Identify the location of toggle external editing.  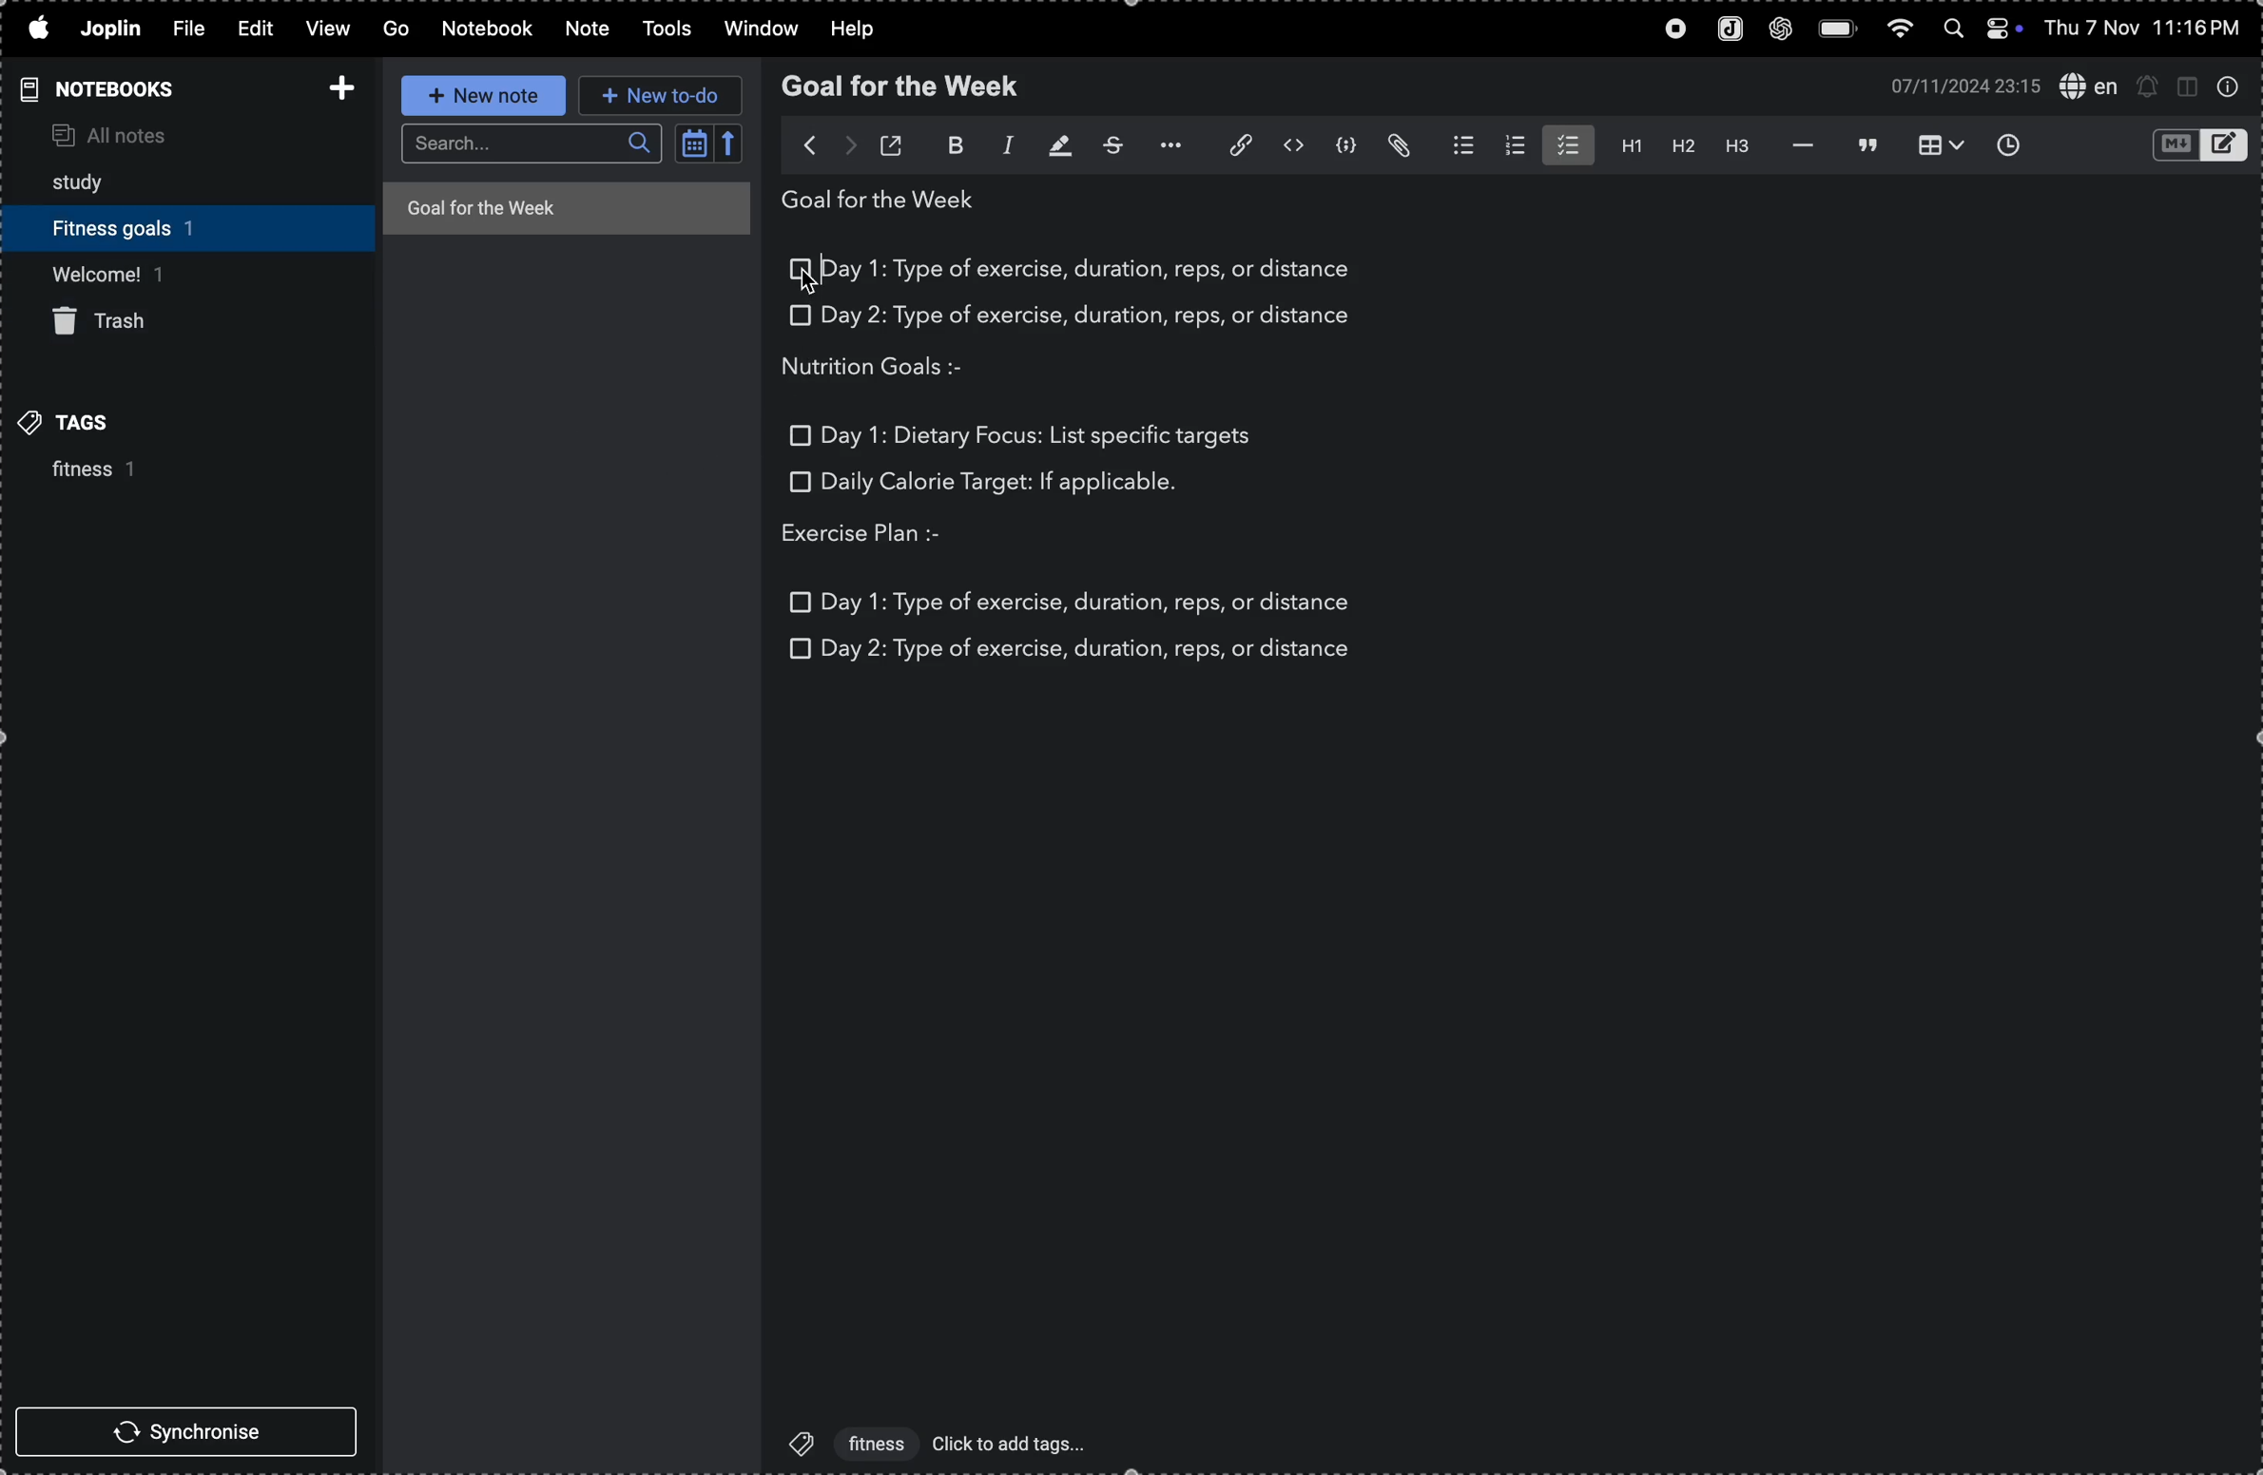
(896, 143).